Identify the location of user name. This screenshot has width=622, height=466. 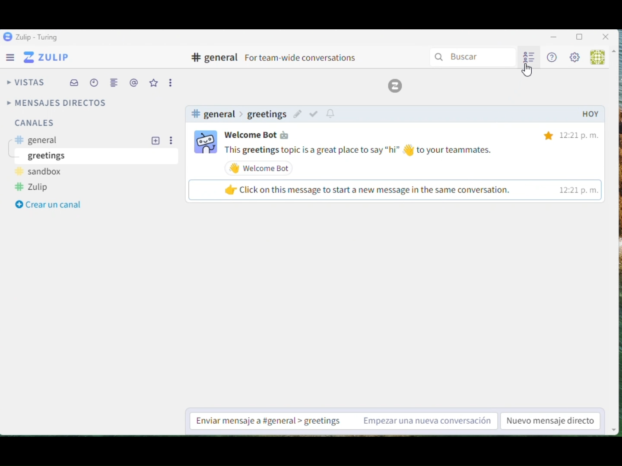
(258, 135).